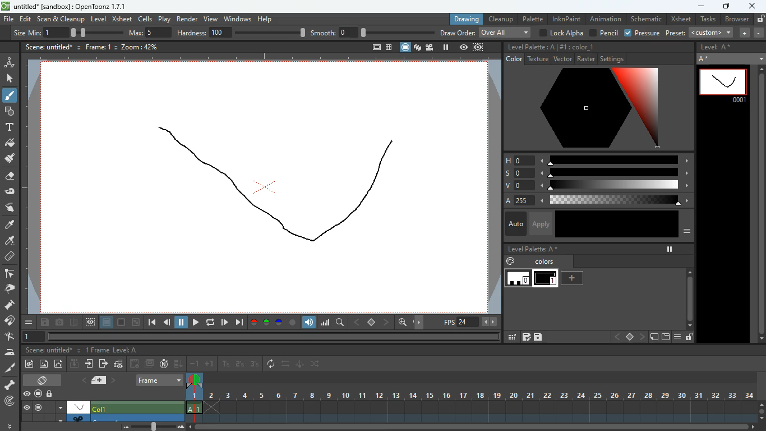 This screenshot has width=766, height=431. Describe the element at coordinates (405, 47) in the screenshot. I see `screen` at that location.